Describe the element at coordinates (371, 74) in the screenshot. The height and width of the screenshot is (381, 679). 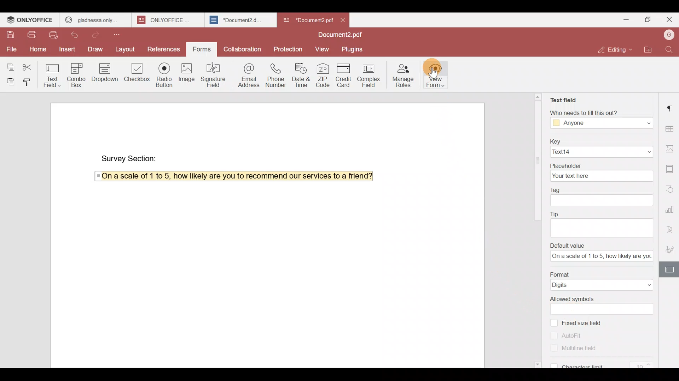
I see `Complex field` at that location.